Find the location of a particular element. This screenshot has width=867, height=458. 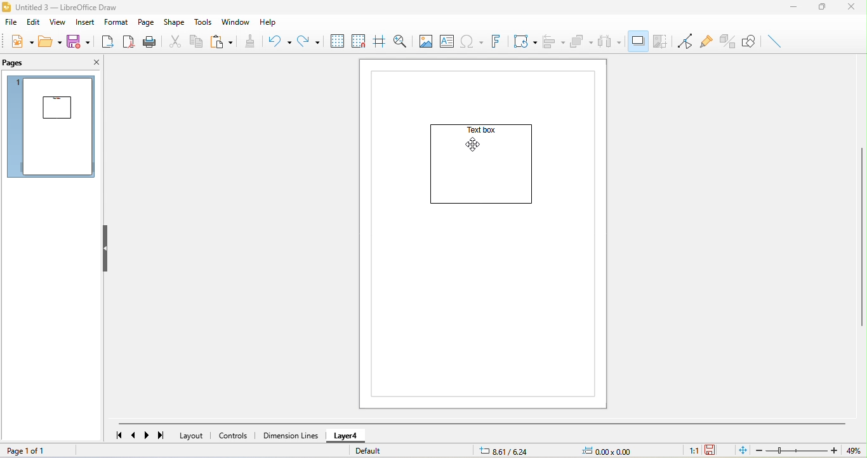

zoom is located at coordinates (811, 450).